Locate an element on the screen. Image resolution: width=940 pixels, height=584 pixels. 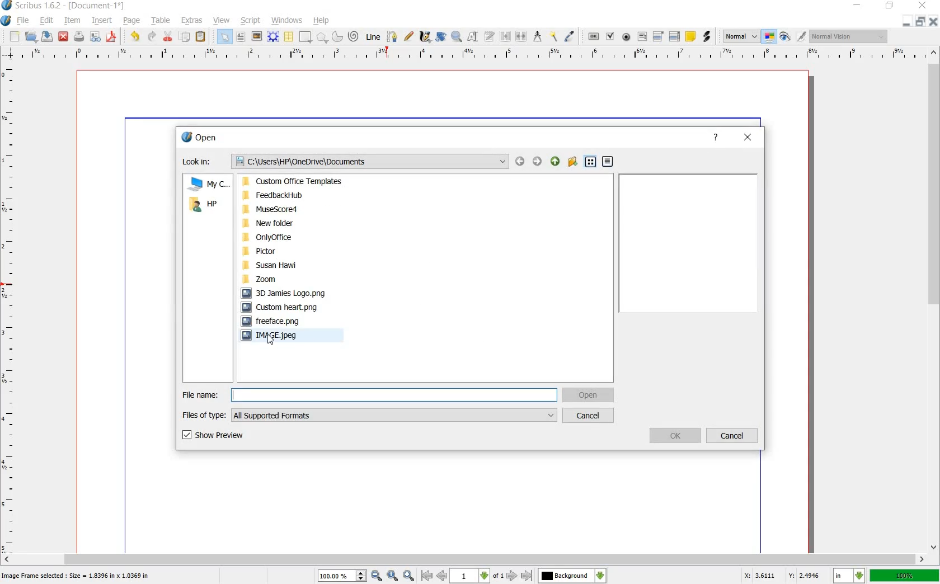
pdf text field is located at coordinates (643, 37).